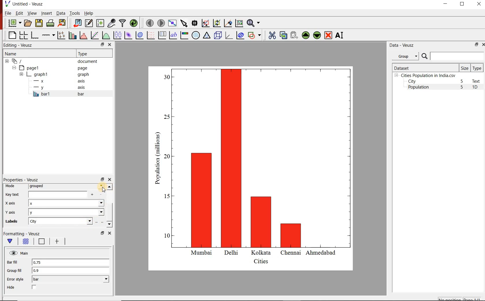 Image resolution: width=485 pixels, height=301 pixels. I want to click on Formatting - Veusz, so click(25, 234).